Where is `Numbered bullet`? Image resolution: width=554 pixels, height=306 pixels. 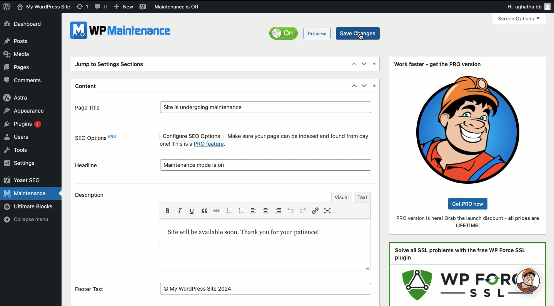 Numbered bullet is located at coordinates (241, 211).